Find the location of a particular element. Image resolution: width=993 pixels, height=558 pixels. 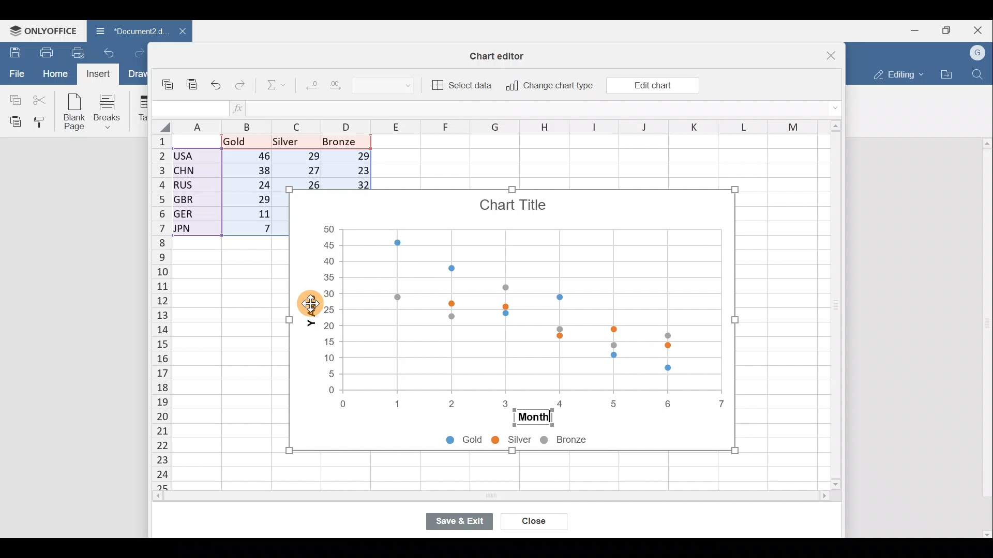

Chart legends is located at coordinates (533, 441).